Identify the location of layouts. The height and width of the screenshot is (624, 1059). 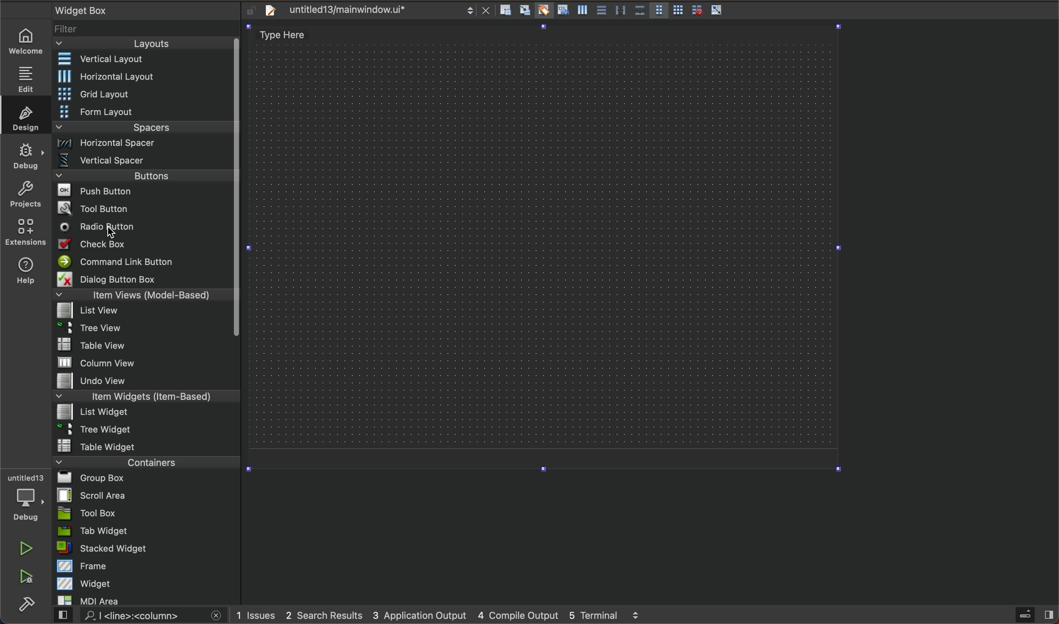
(143, 46).